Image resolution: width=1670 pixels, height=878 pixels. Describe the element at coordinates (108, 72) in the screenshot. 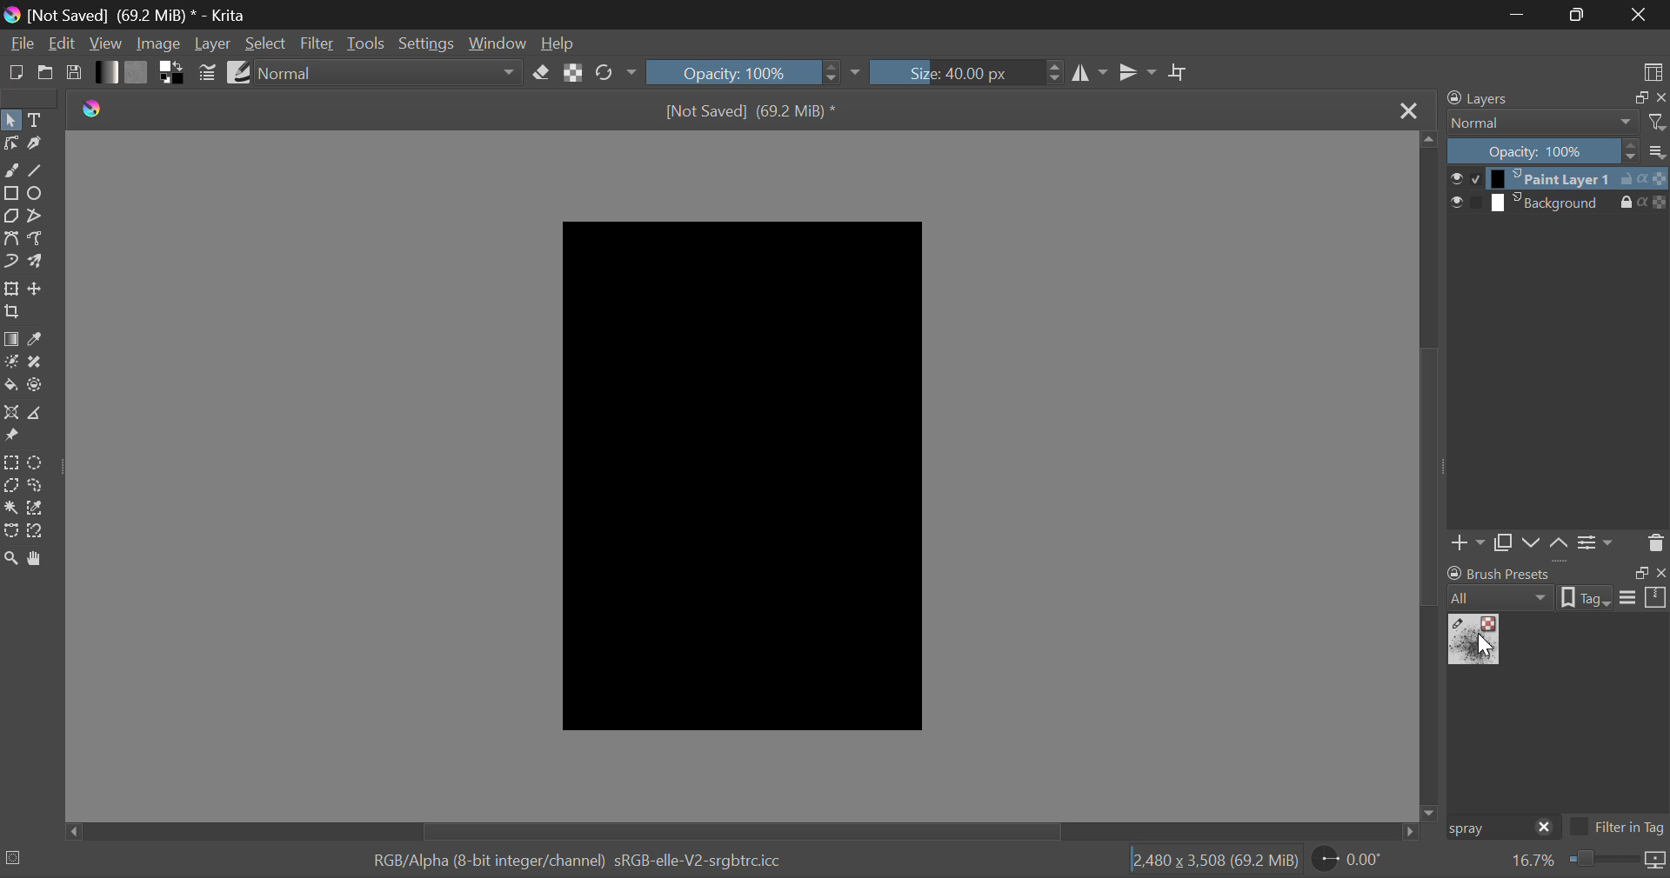

I see `Gradient` at that location.